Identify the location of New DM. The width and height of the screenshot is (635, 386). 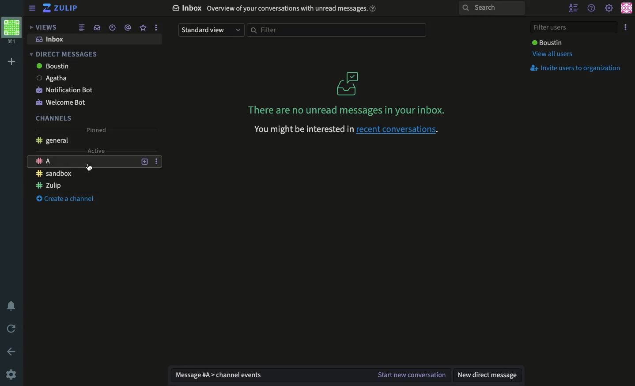
(490, 376).